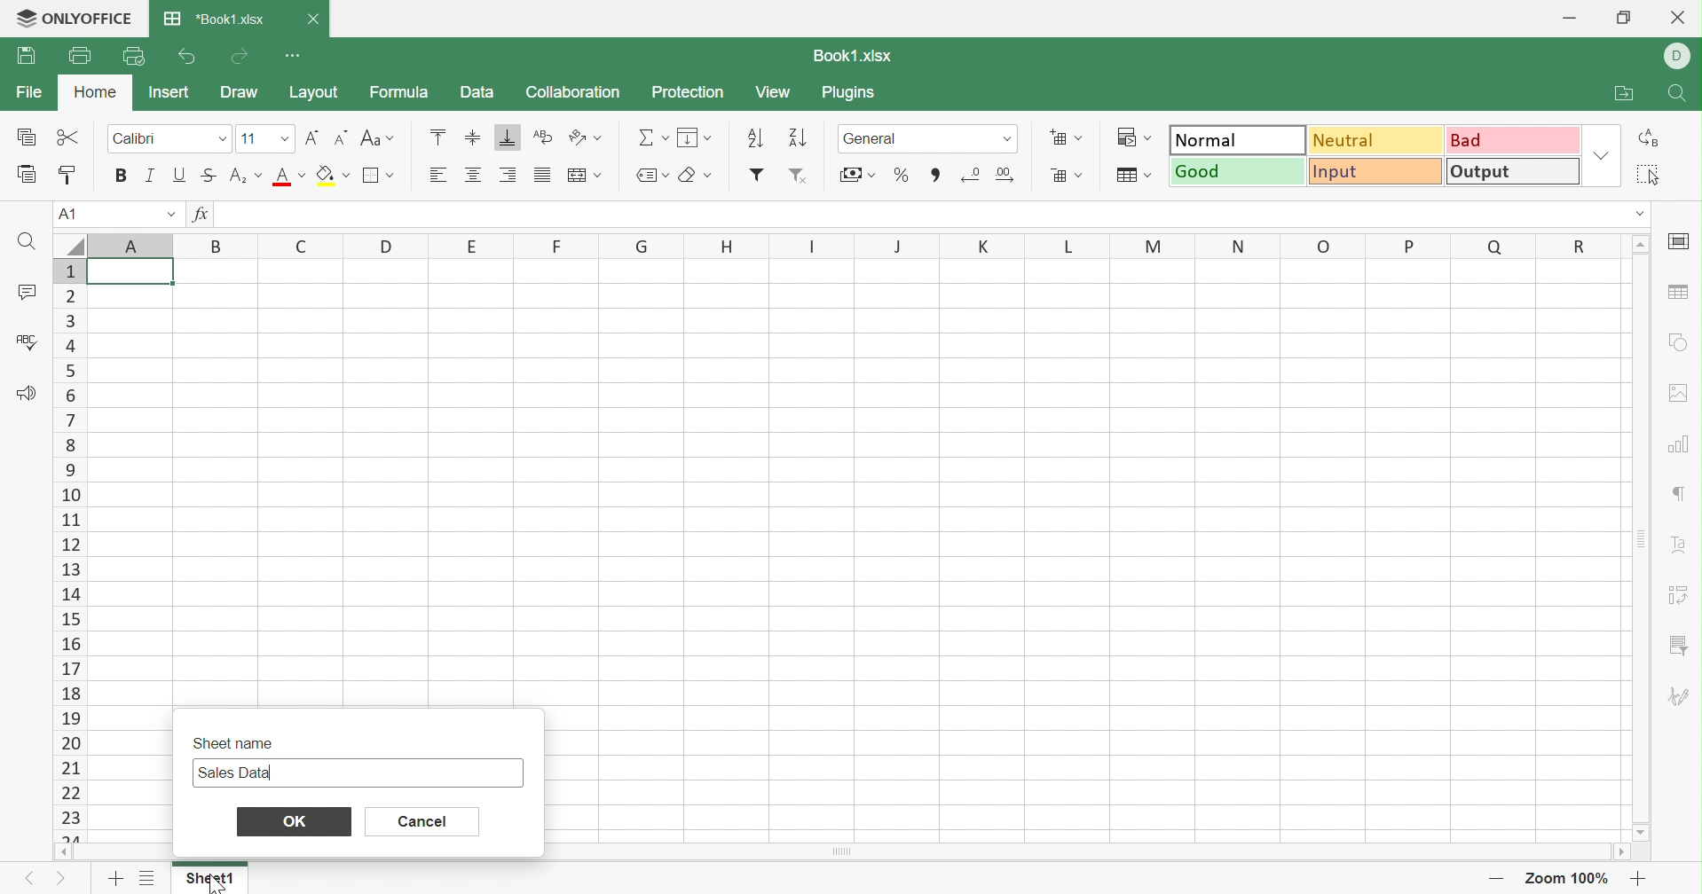 This screenshot has width=1702, height=894. I want to click on Plugins, so click(854, 94).